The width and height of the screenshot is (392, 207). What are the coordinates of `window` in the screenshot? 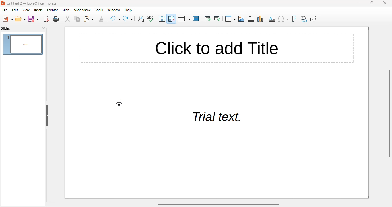 It's located at (113, 10).